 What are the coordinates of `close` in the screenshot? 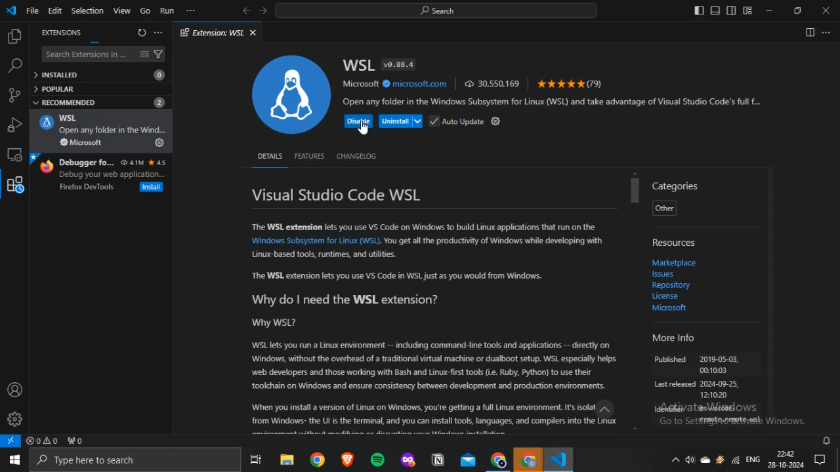 It's located at (826, 10).